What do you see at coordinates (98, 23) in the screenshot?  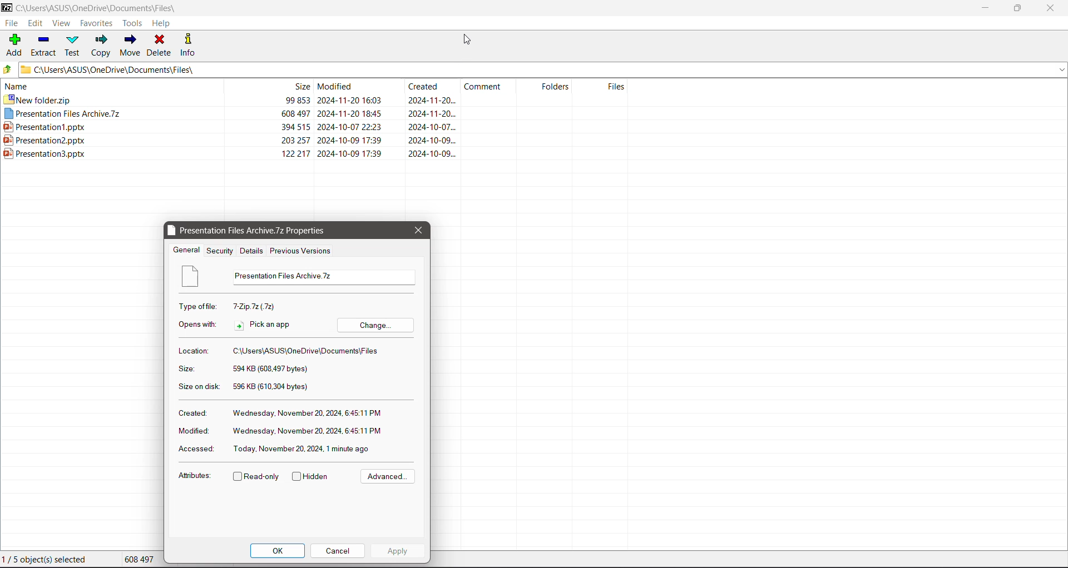 I see `Favorites` at bounding box center [98, 23].